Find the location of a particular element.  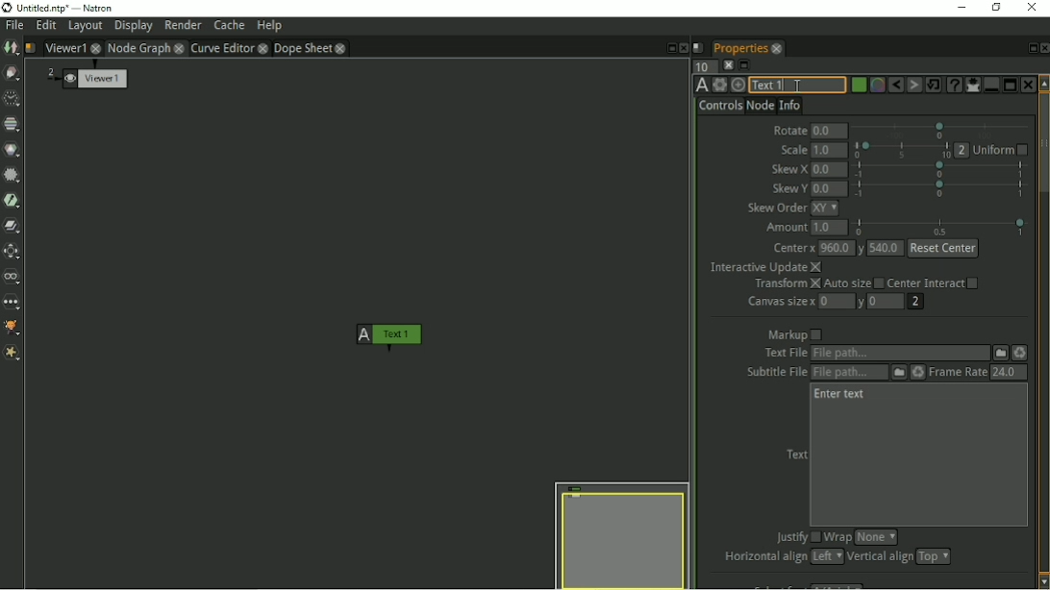

Separate panel  is located at coordinates (1011, 83).